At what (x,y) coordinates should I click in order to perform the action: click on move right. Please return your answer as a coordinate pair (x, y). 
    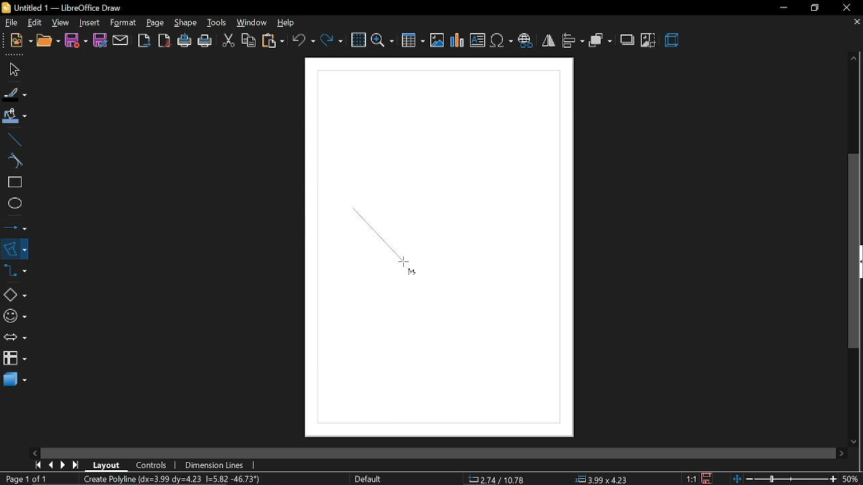
    Looking at the image, I should click on (839, 451).